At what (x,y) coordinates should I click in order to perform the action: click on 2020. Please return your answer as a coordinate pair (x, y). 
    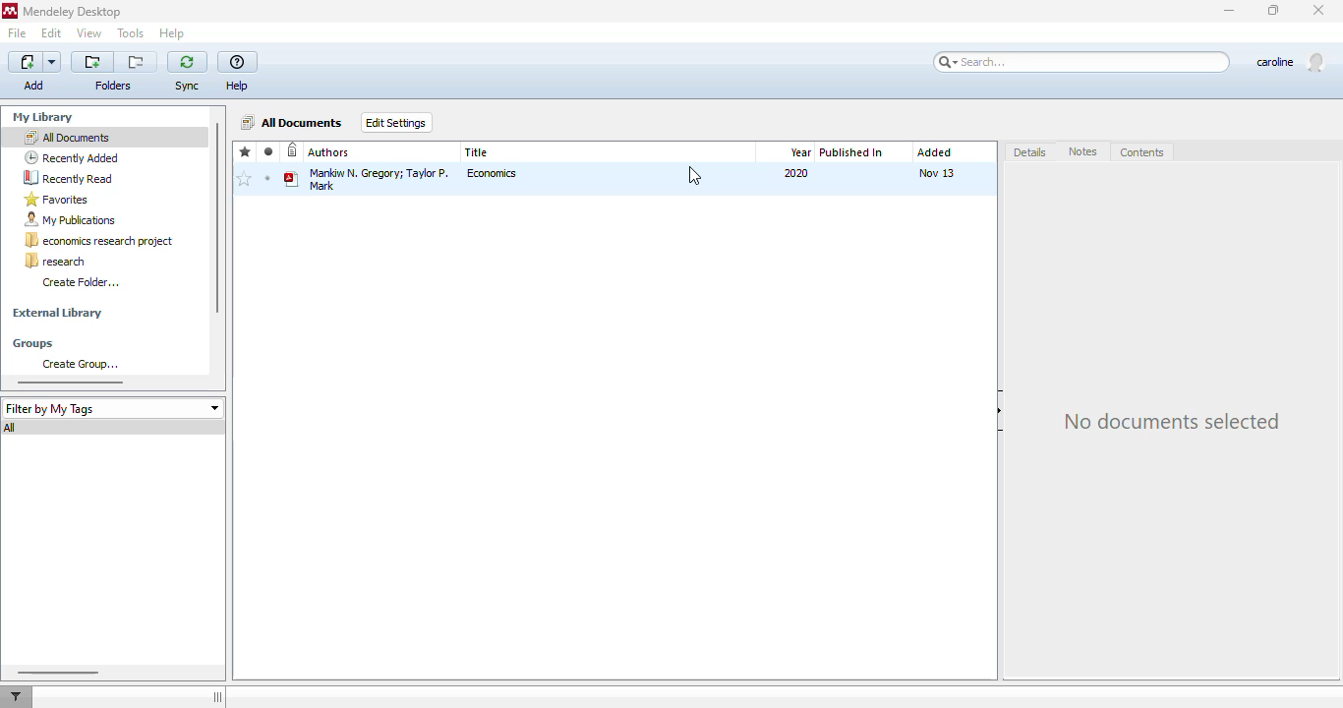
    Looking at the image, I should click on (796, 173).